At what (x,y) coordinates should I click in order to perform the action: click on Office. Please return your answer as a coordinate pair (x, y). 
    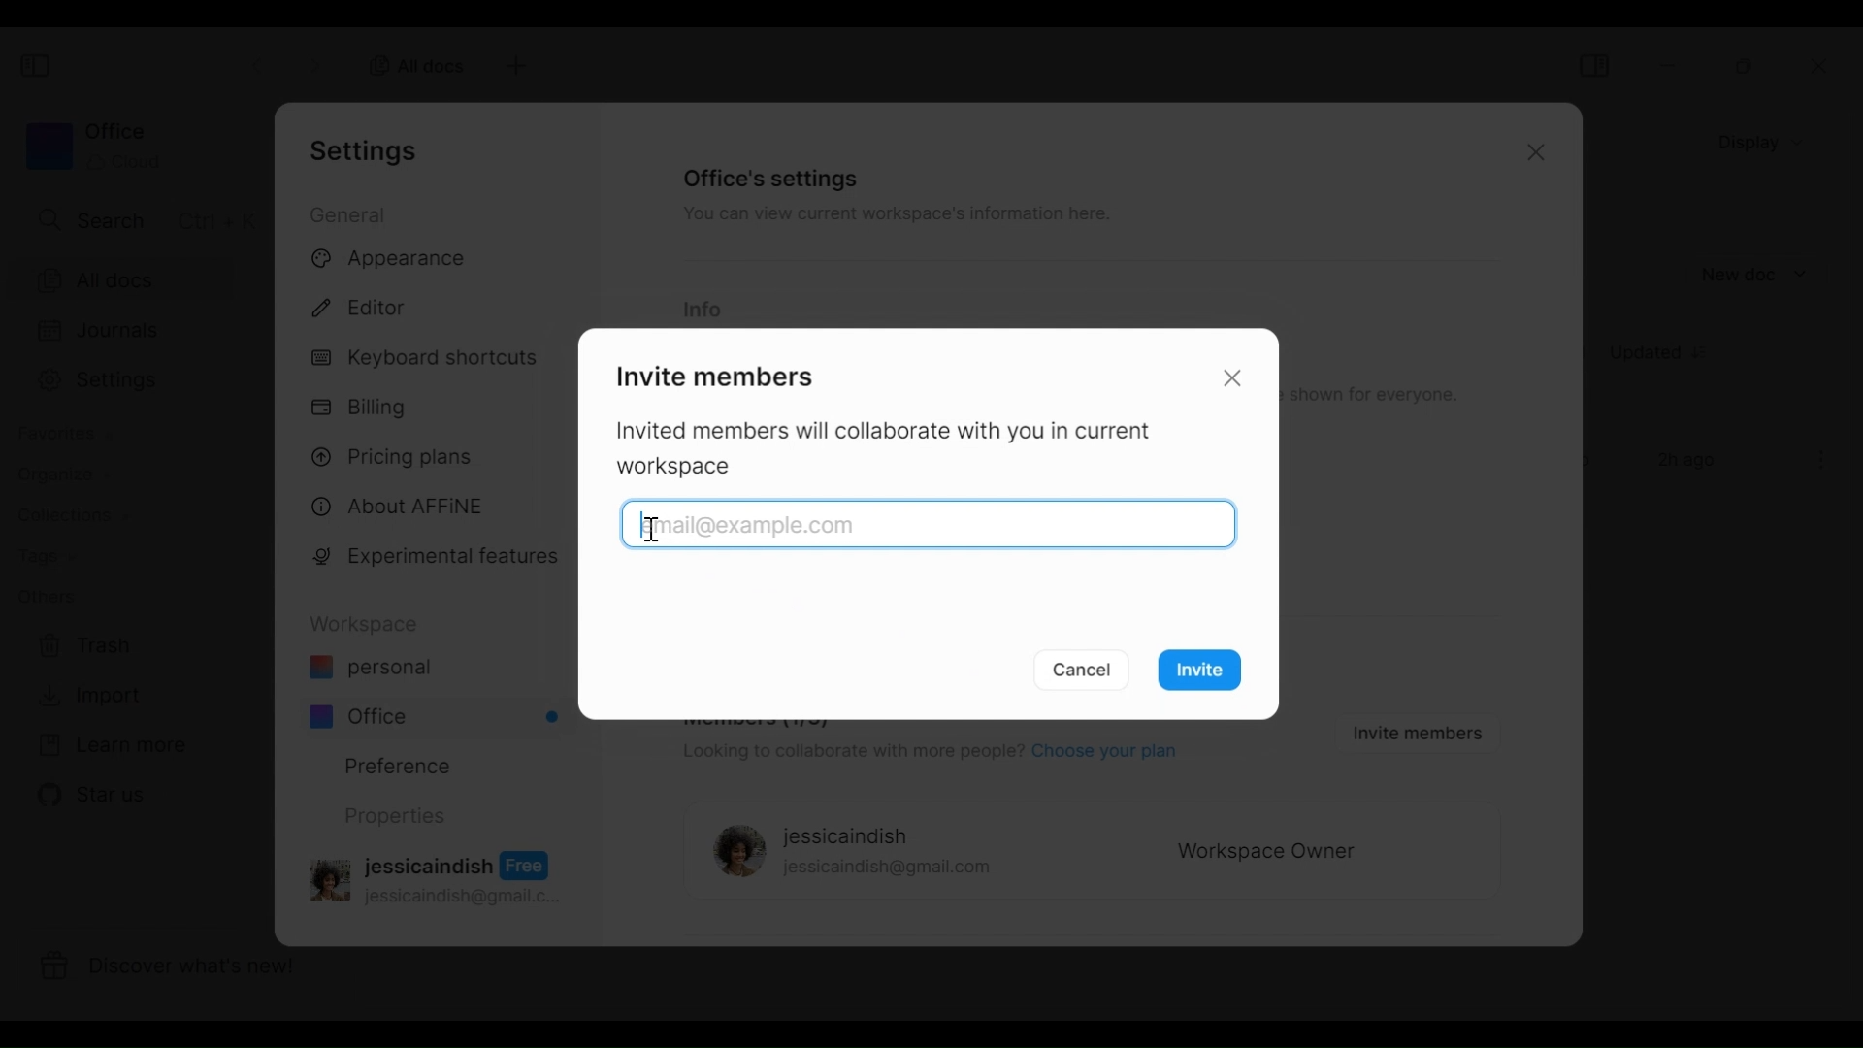
    Looking at the image, I should click on (437, 716).